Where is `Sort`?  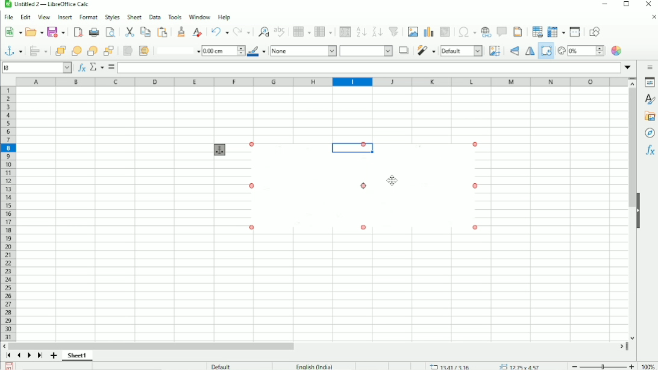 Sort is located at coordinates (345, 32).